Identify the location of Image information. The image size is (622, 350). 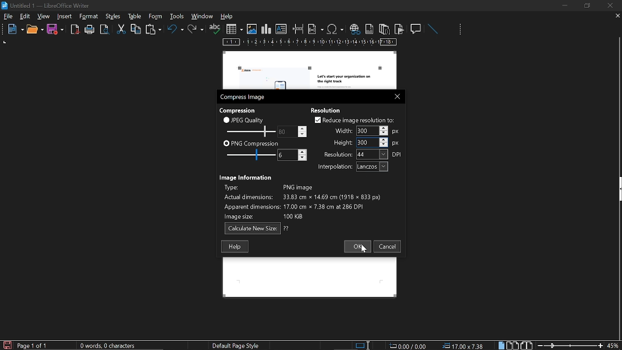
(247, 176).